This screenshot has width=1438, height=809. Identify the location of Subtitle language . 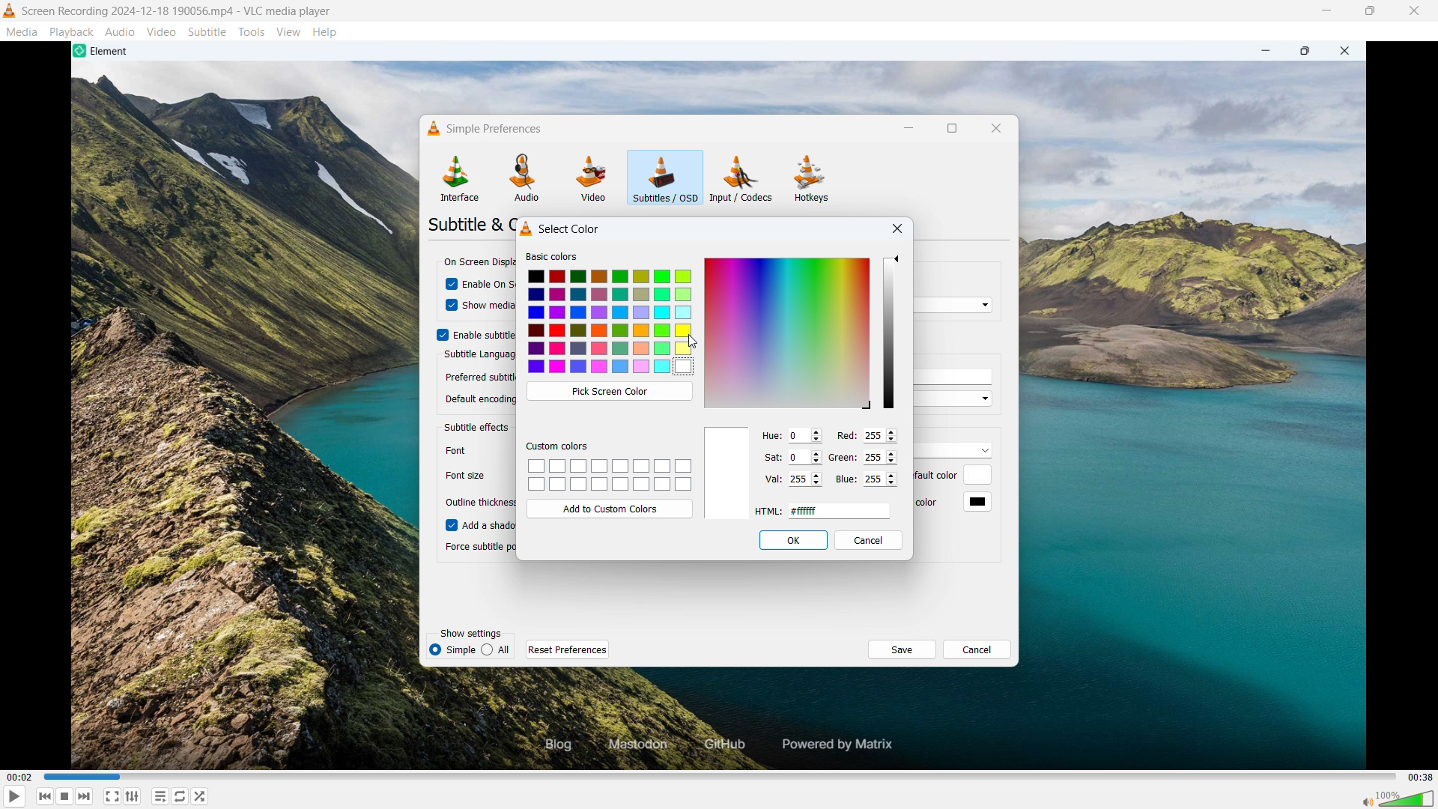
(477, 355).